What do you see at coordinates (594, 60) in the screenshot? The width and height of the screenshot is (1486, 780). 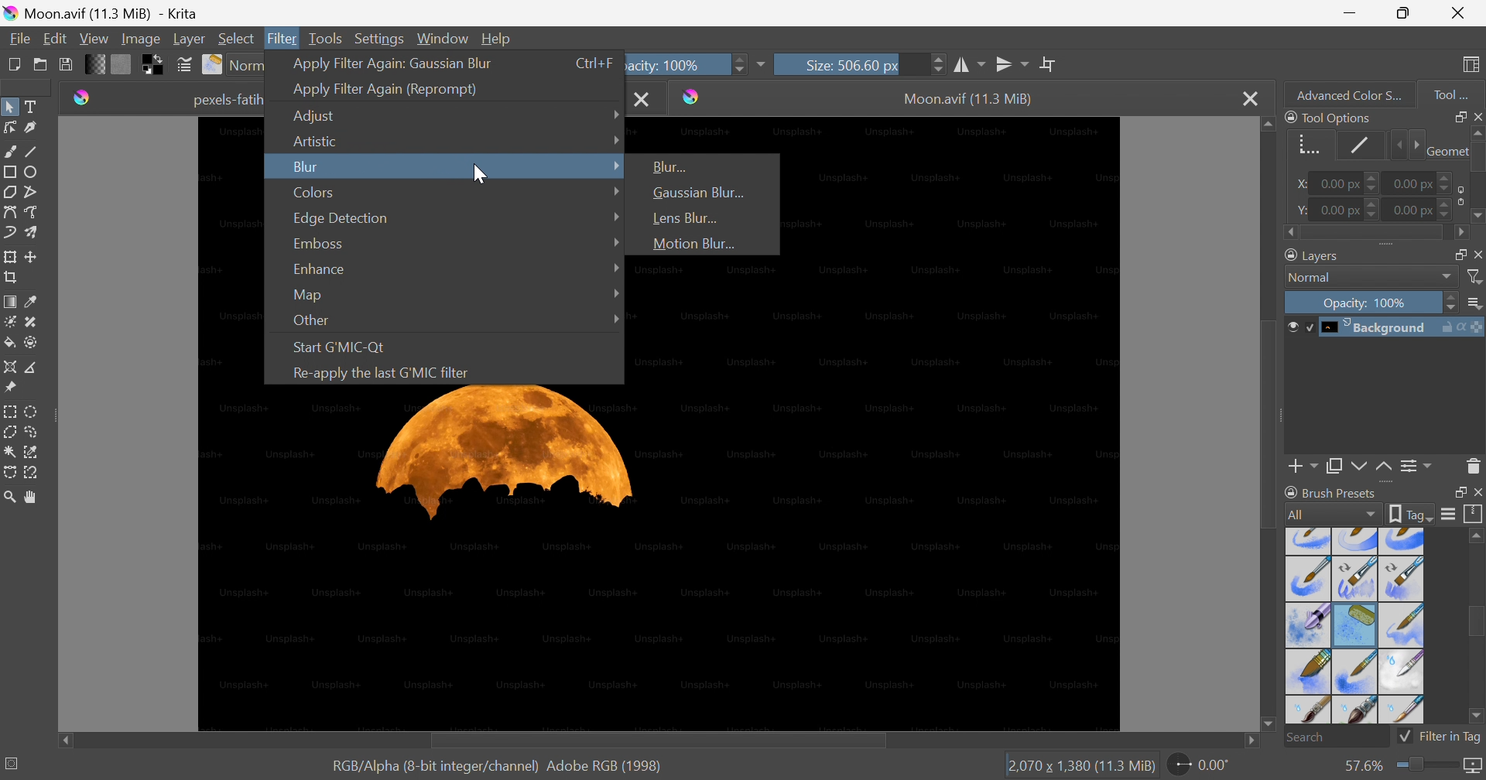 I see `Ctrl+F` at bounding box center [594, 60].